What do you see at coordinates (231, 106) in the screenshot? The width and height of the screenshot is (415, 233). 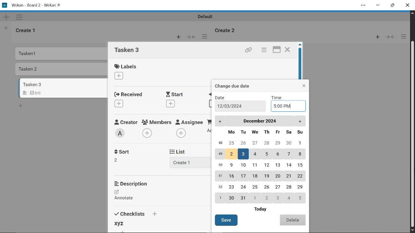 I see `12/03/2024` at bounding box center [231, 106].